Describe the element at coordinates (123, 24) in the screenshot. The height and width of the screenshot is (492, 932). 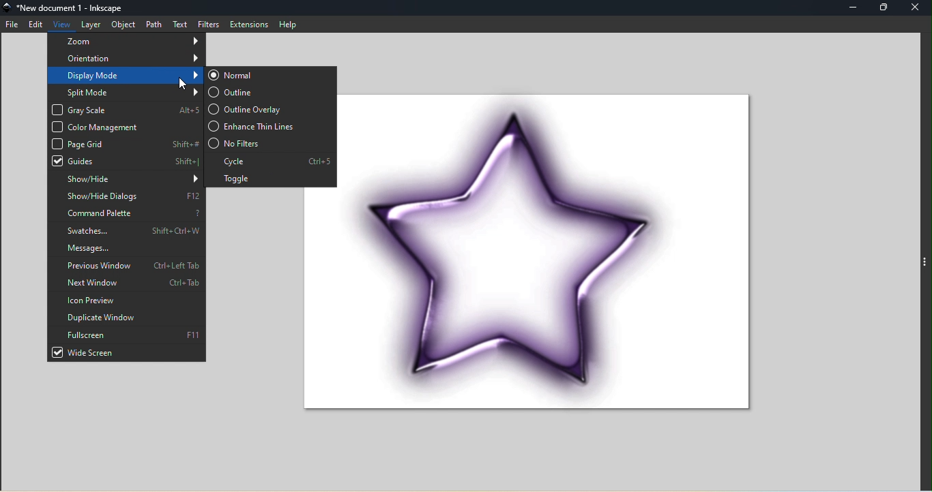
I see `Object` at that location.